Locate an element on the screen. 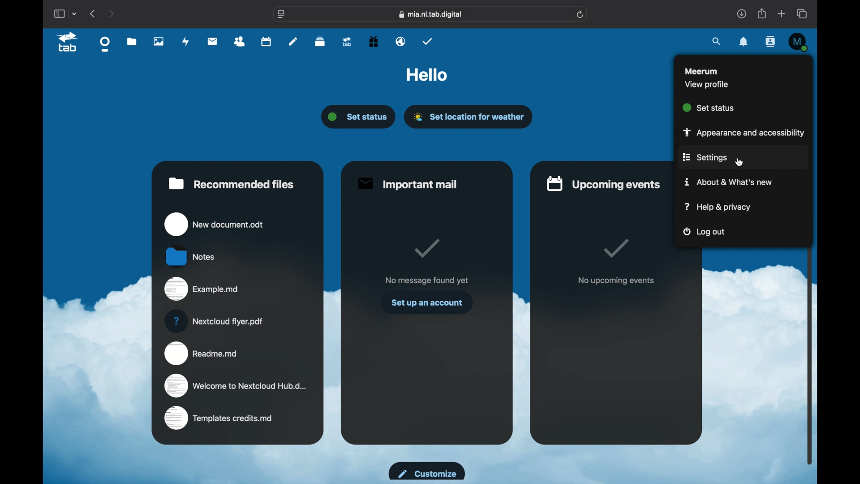 The image size is (860, 484). new document is located at coordinates (215, 225).